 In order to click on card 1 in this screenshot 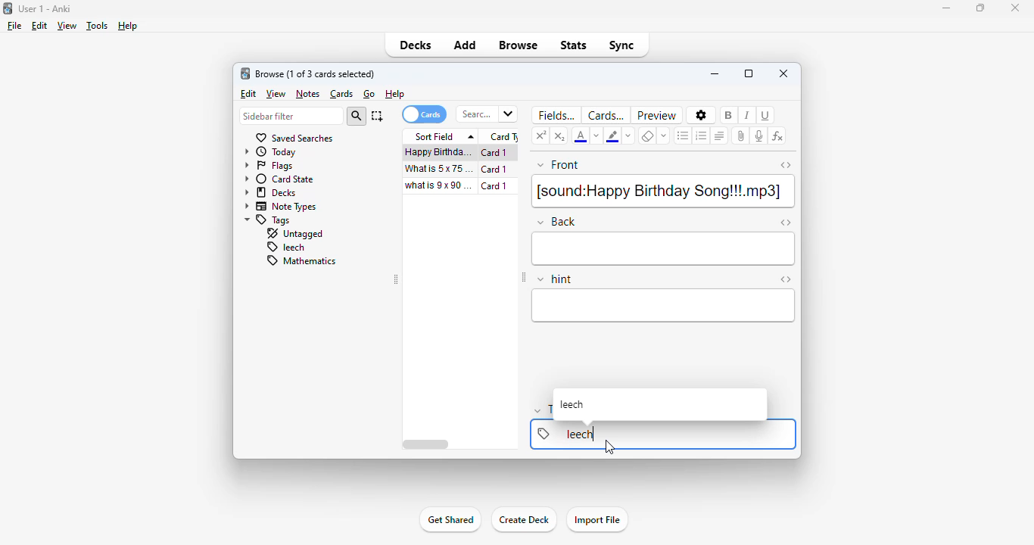, I will do `click(494, 170)`.